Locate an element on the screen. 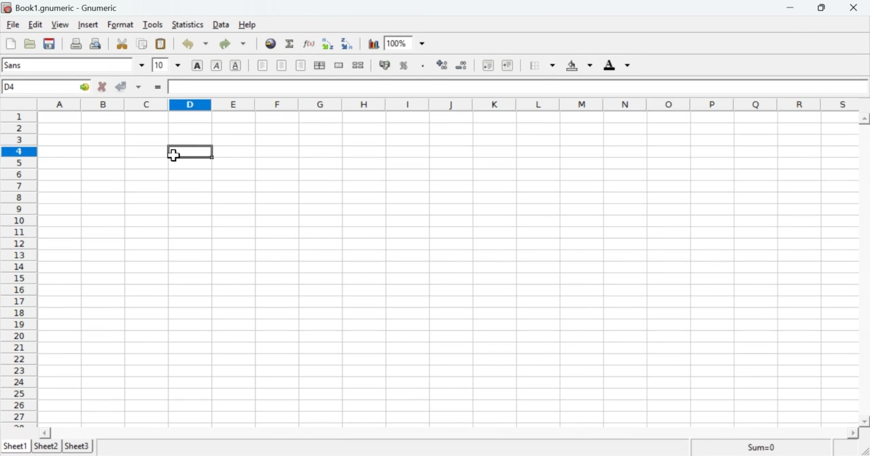  Sheet 2 is located at coordinates (48, 446).